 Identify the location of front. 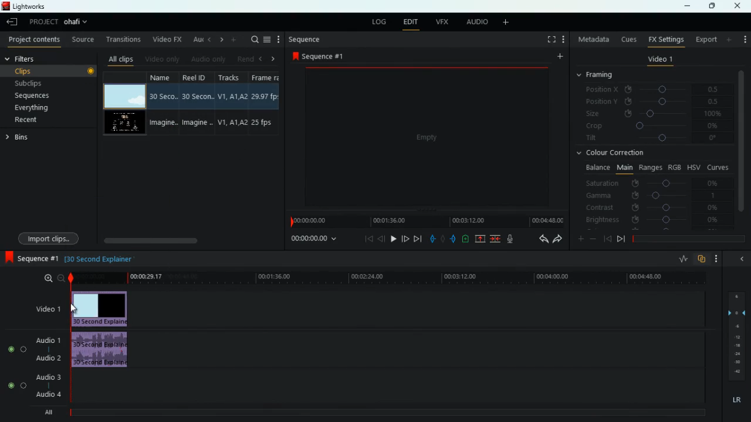
(406, 239).